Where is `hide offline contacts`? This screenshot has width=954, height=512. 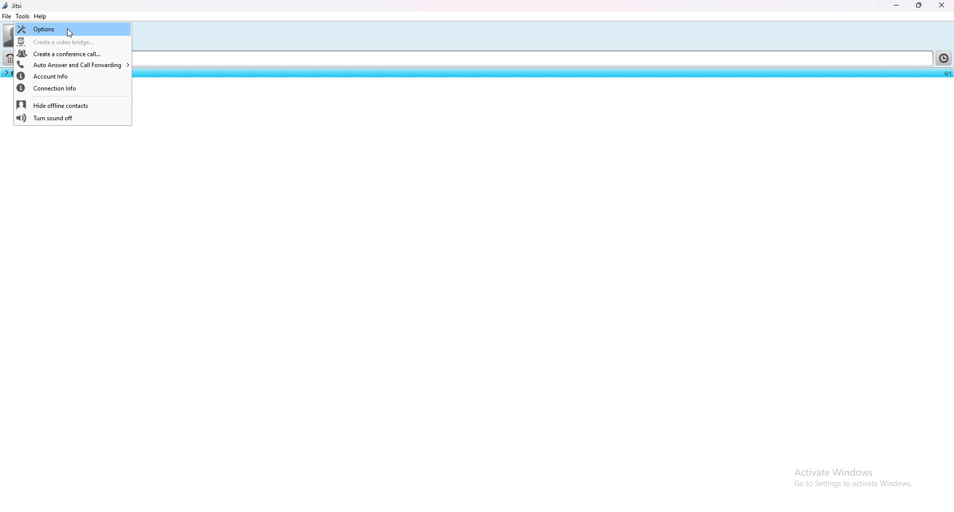
hide offline contacts is located at coordinates (74, 104).